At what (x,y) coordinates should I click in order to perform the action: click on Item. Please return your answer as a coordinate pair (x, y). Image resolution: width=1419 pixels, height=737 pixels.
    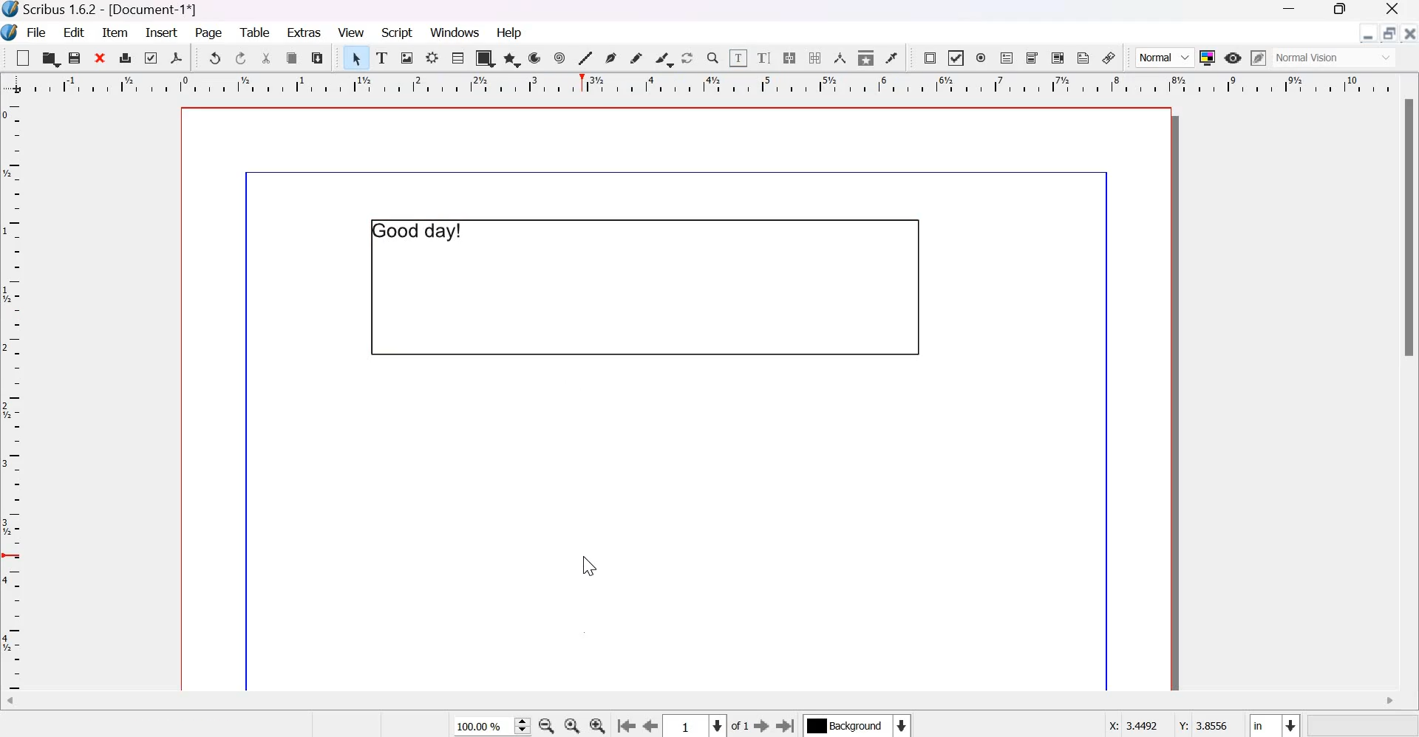
    Looking at the image, I should click on (115, 33).